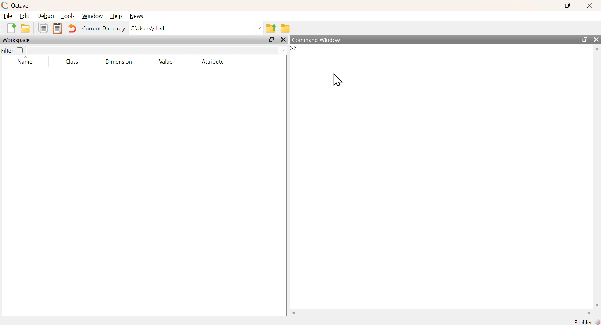 The height and width of the screenshot is (325, 601). I want to click on maximize, so click(272, 40).